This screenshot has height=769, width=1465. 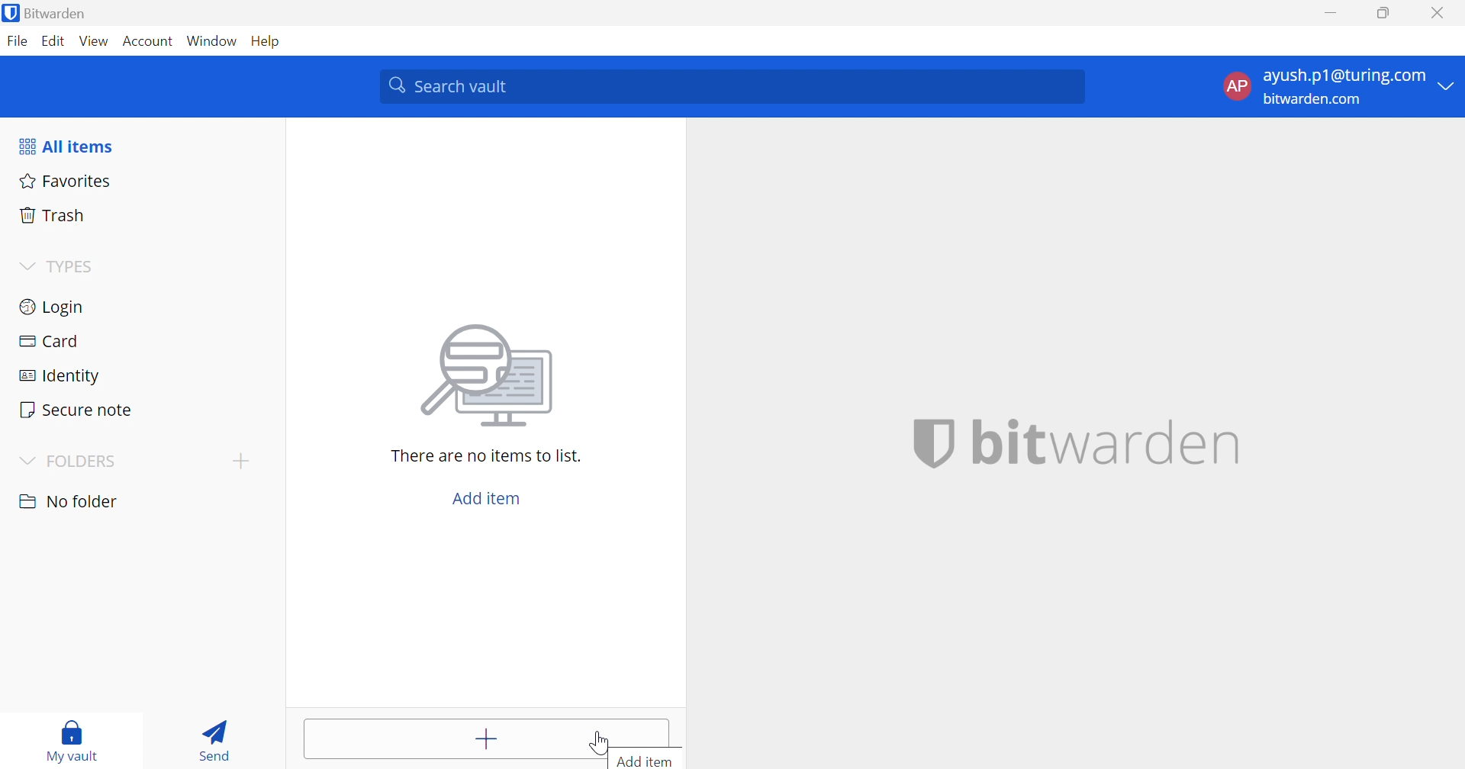 I want to click on Drop Down, so click(x=240, y=460).